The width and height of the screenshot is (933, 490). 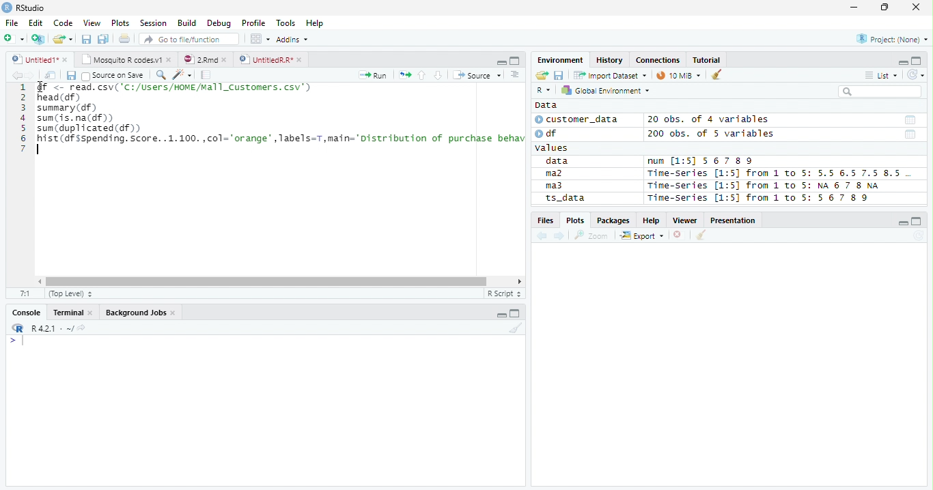 I want to click on Edit, so click(x=35, y=22).